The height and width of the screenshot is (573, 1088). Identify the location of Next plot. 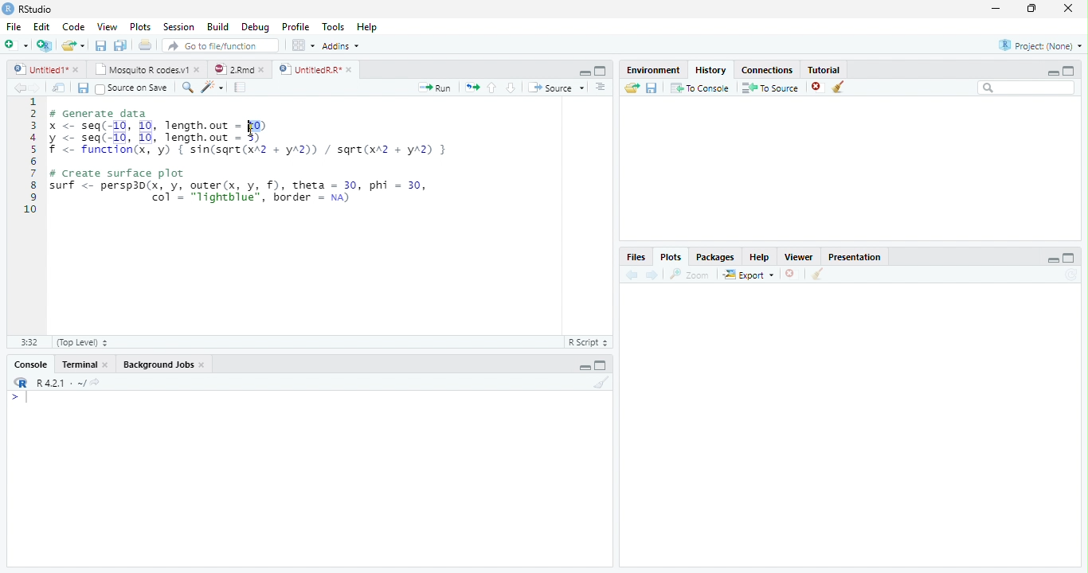
(652, 275).